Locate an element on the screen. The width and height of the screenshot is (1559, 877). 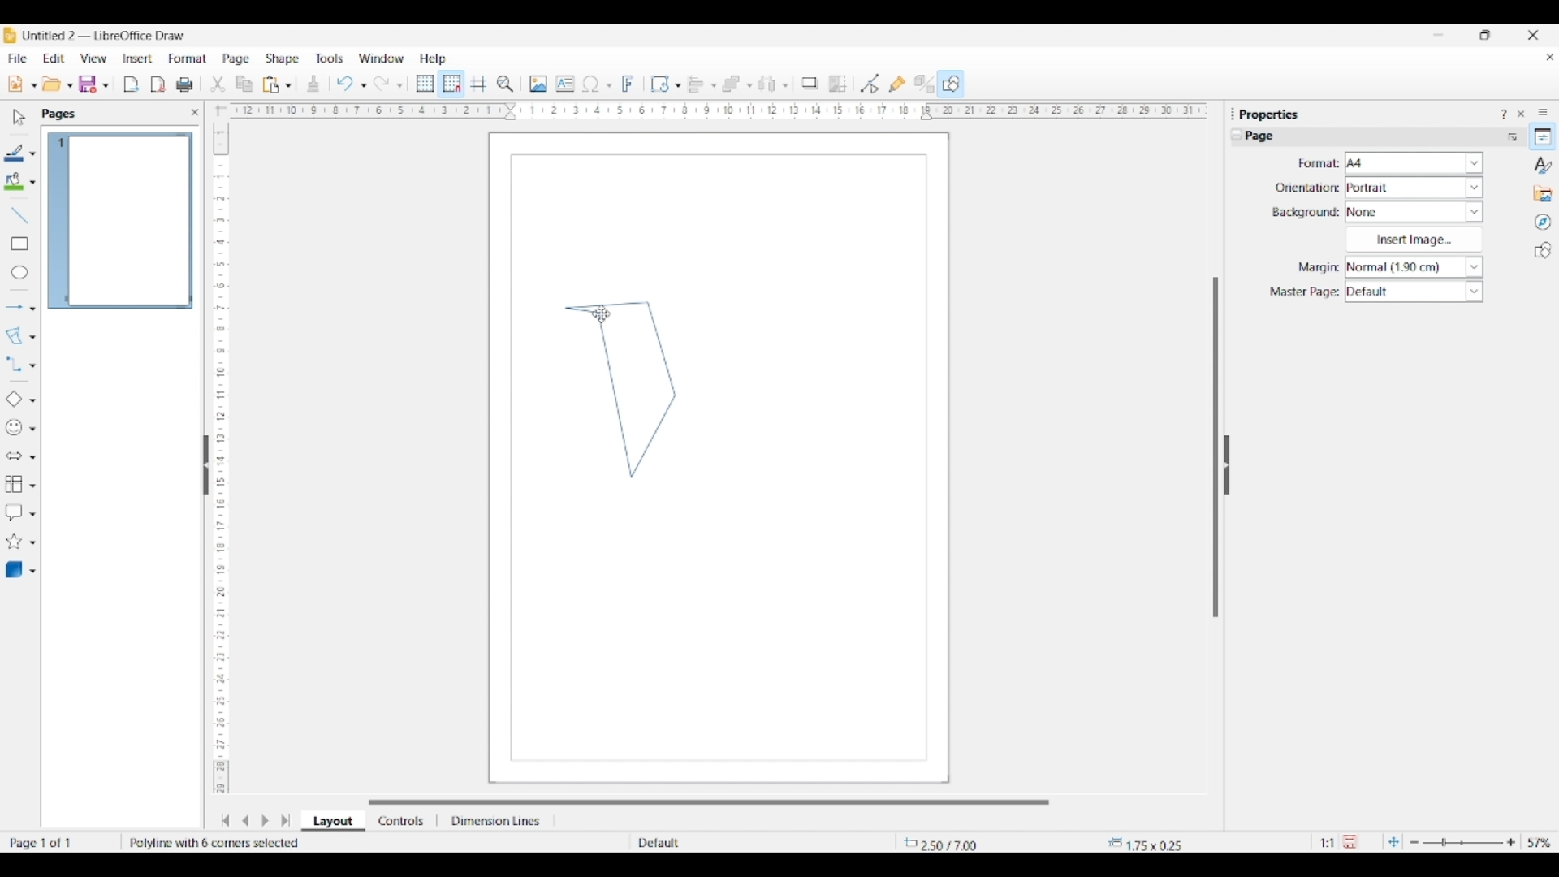
Transformations option is located at coordinates (677, 85).